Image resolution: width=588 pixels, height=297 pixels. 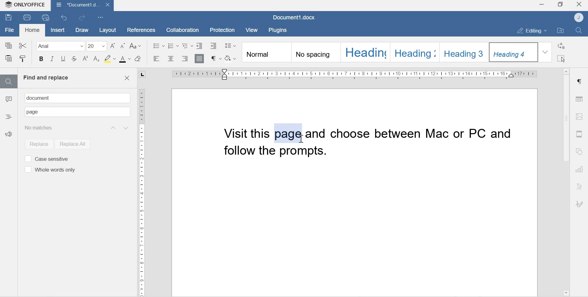 I want to click on page (new text), so click(x=288, y=133).